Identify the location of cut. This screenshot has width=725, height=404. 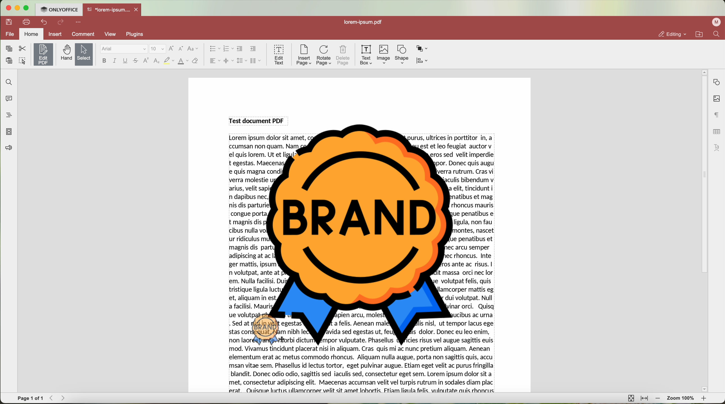
(23, 49).